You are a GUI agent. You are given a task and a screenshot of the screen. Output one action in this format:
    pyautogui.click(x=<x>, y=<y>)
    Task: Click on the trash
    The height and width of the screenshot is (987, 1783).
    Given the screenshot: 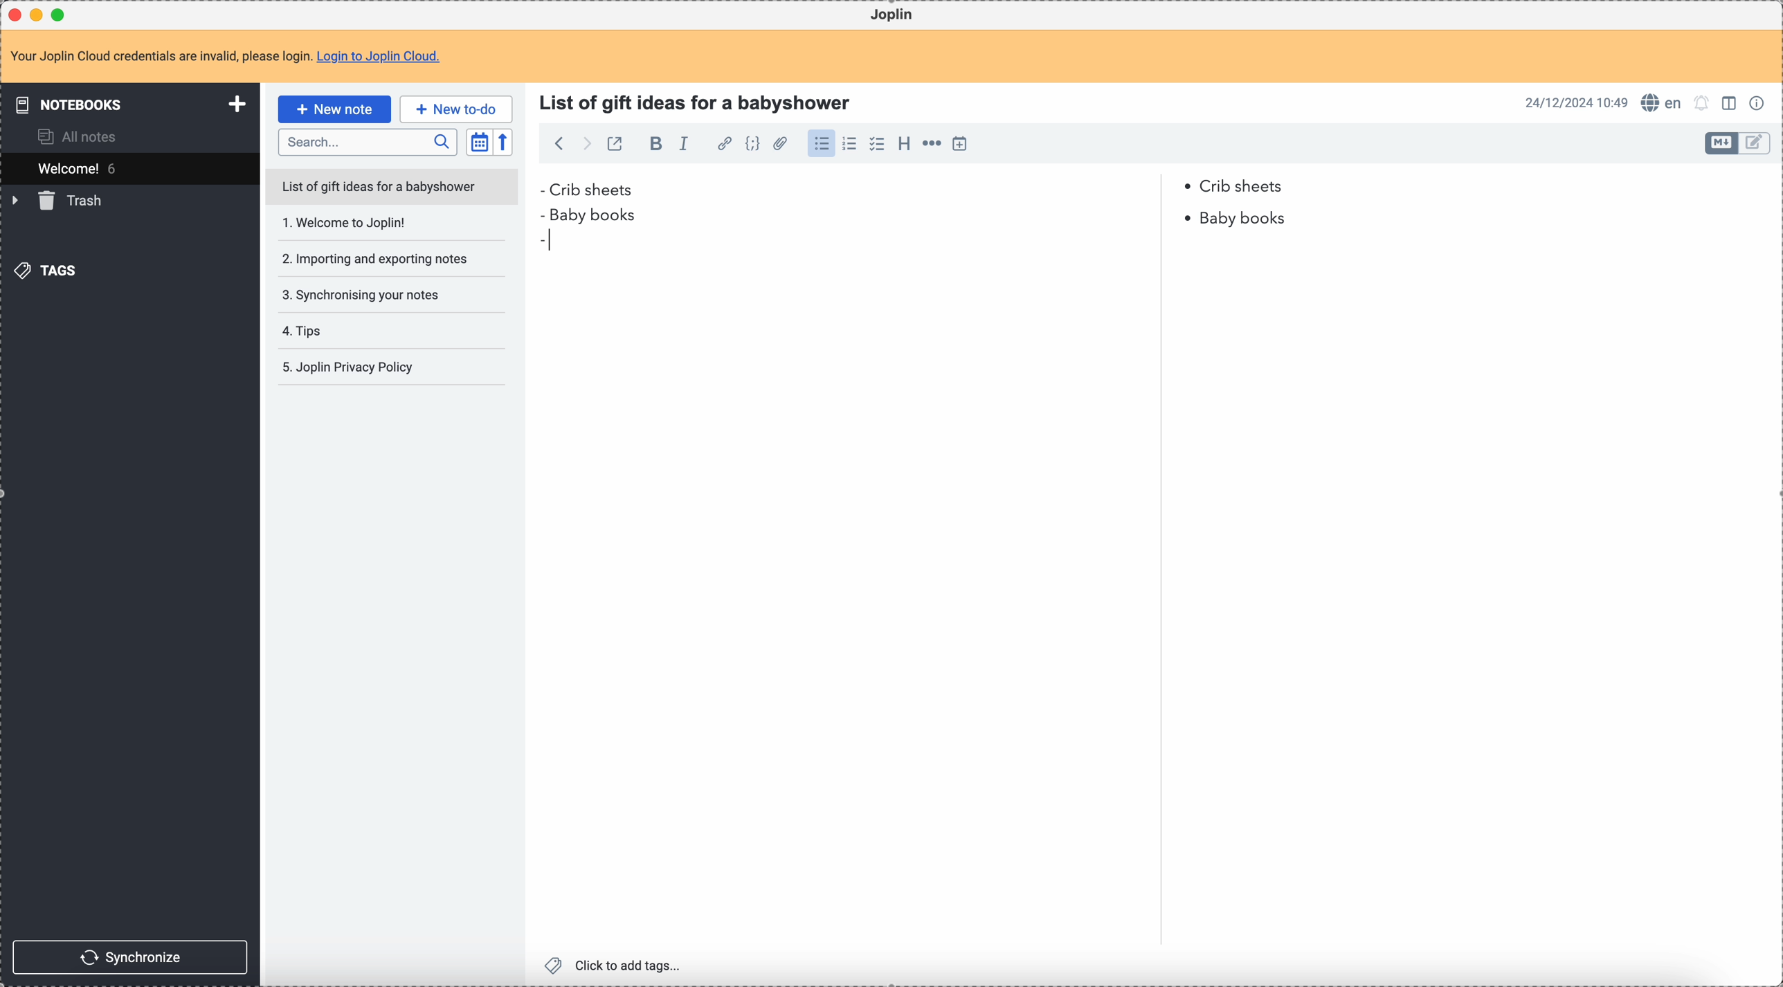 What is the action you would take?
    pyautogui.click(x=60, y=202)
    